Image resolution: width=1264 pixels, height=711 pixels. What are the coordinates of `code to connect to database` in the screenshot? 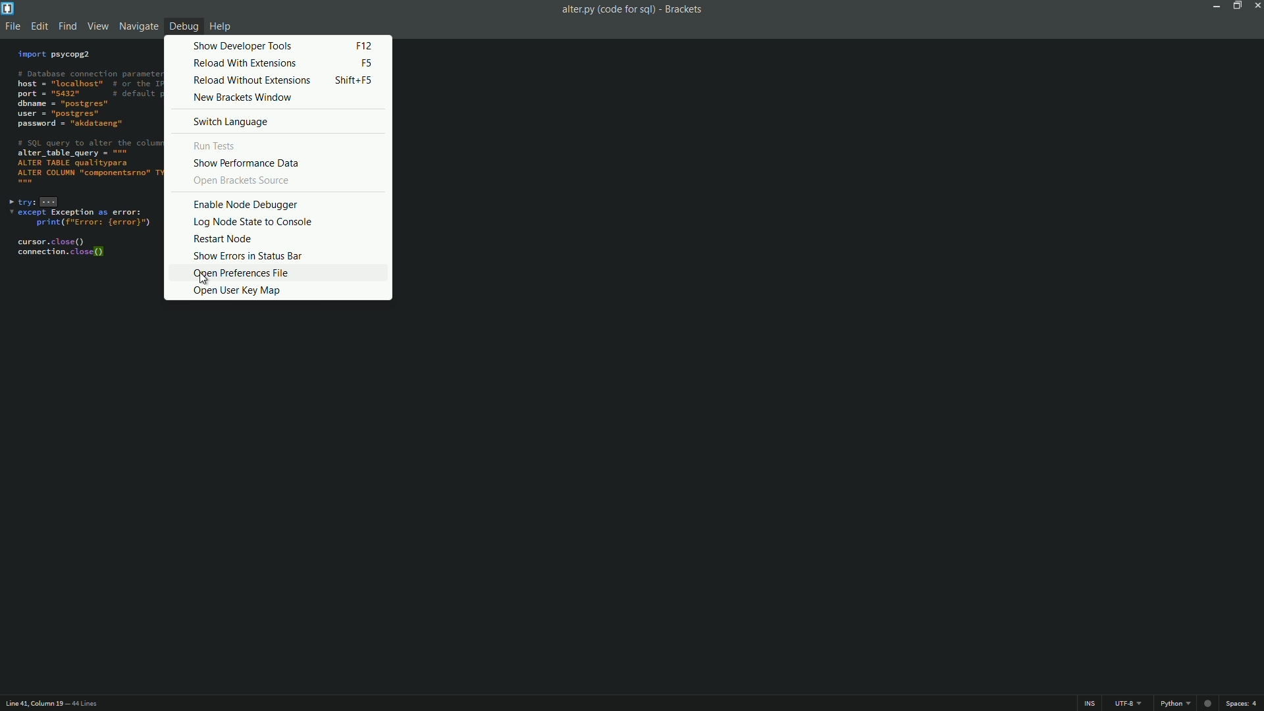 It's located at (79, 167).